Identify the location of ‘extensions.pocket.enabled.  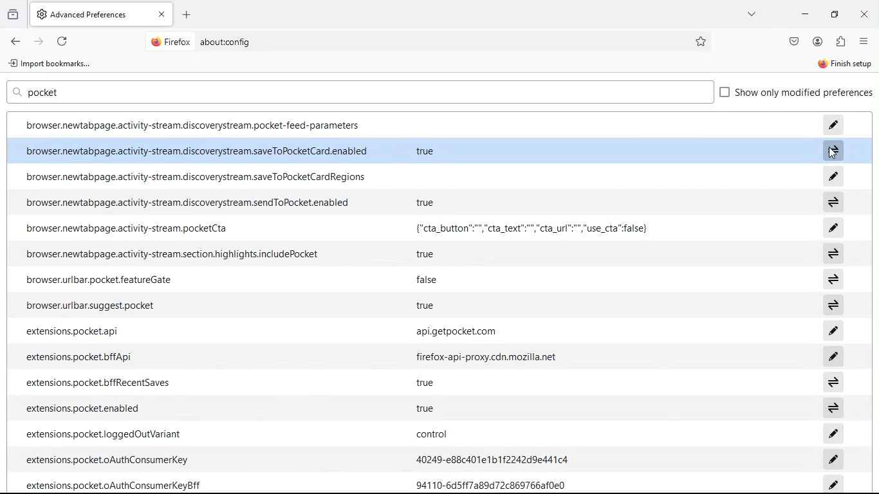
(85, 408).